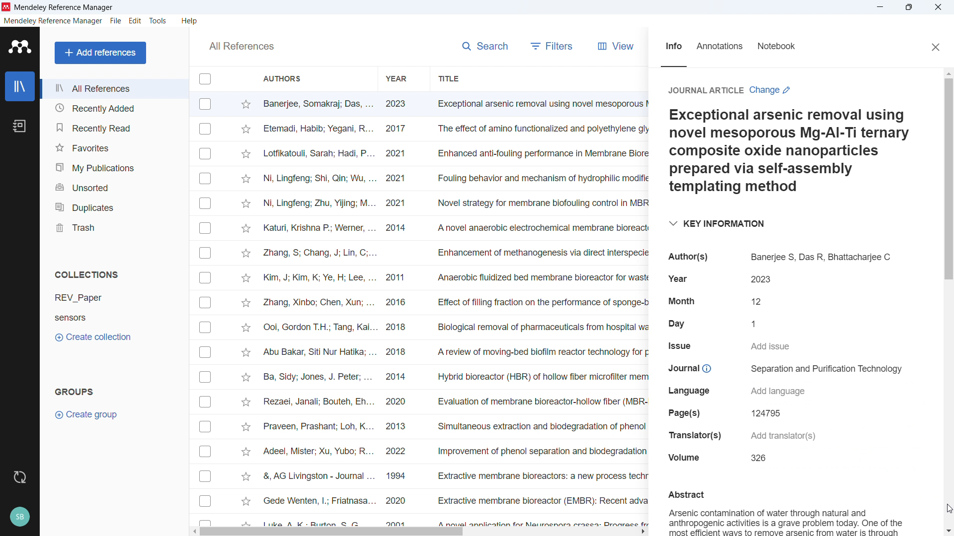  I want to click on Recently added , so click(113, 108).